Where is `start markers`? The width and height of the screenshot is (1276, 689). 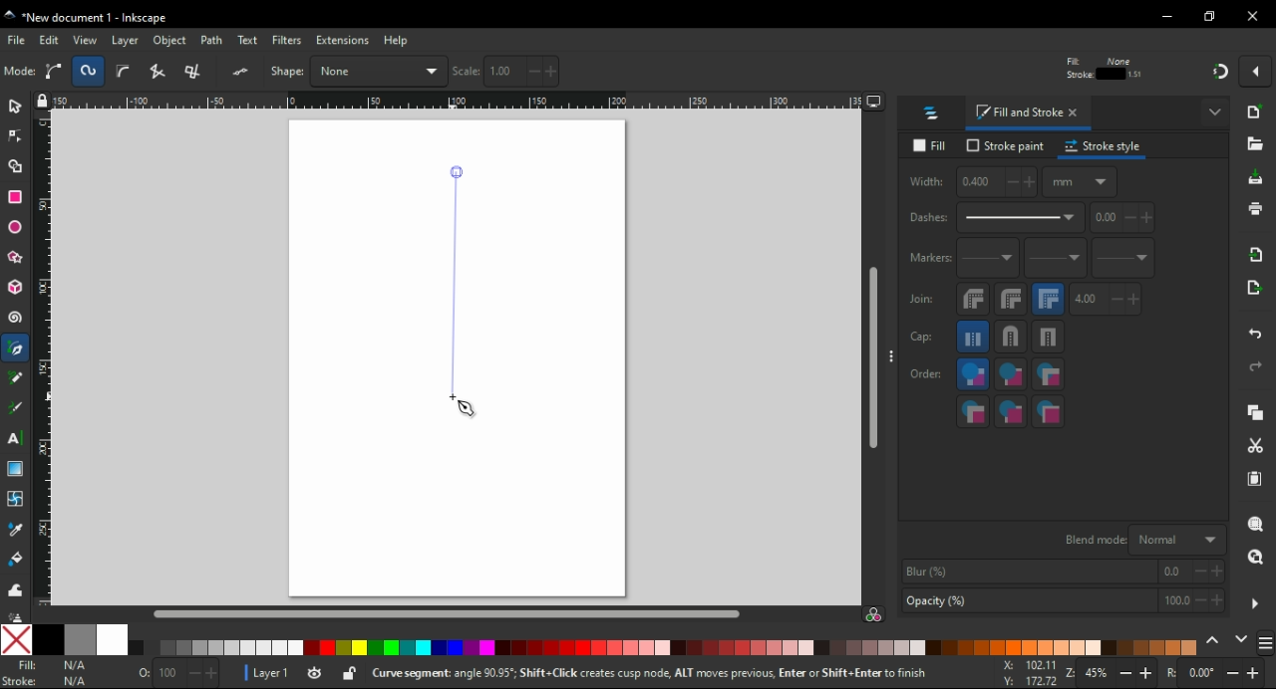
start markers is located at coordinates (988, 259).